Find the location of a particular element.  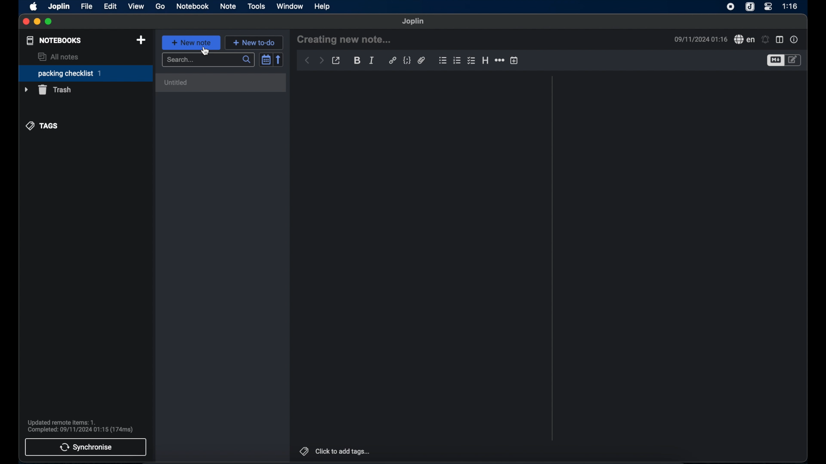

trash is located at coordinates (49, 90).